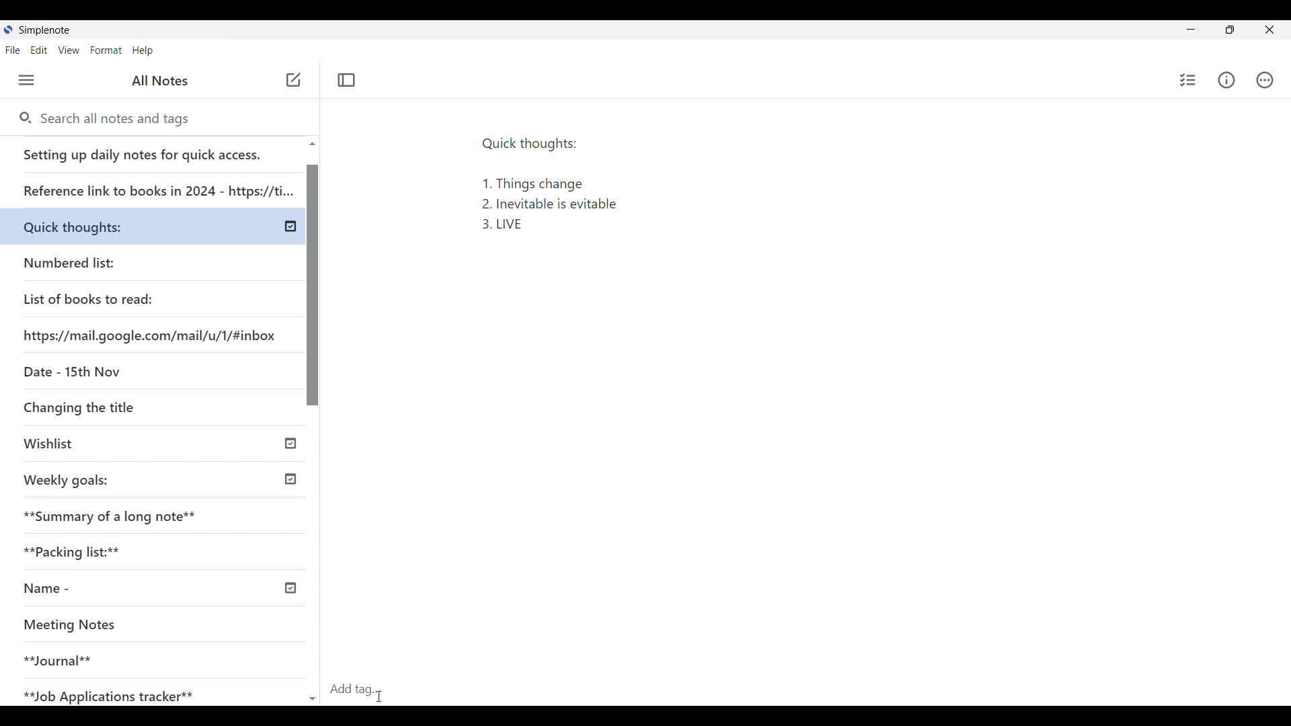 Image resolution: width=1291 pixels, height=726 pixels. I want to click on Cursor position unchanged, so click(293, 81).